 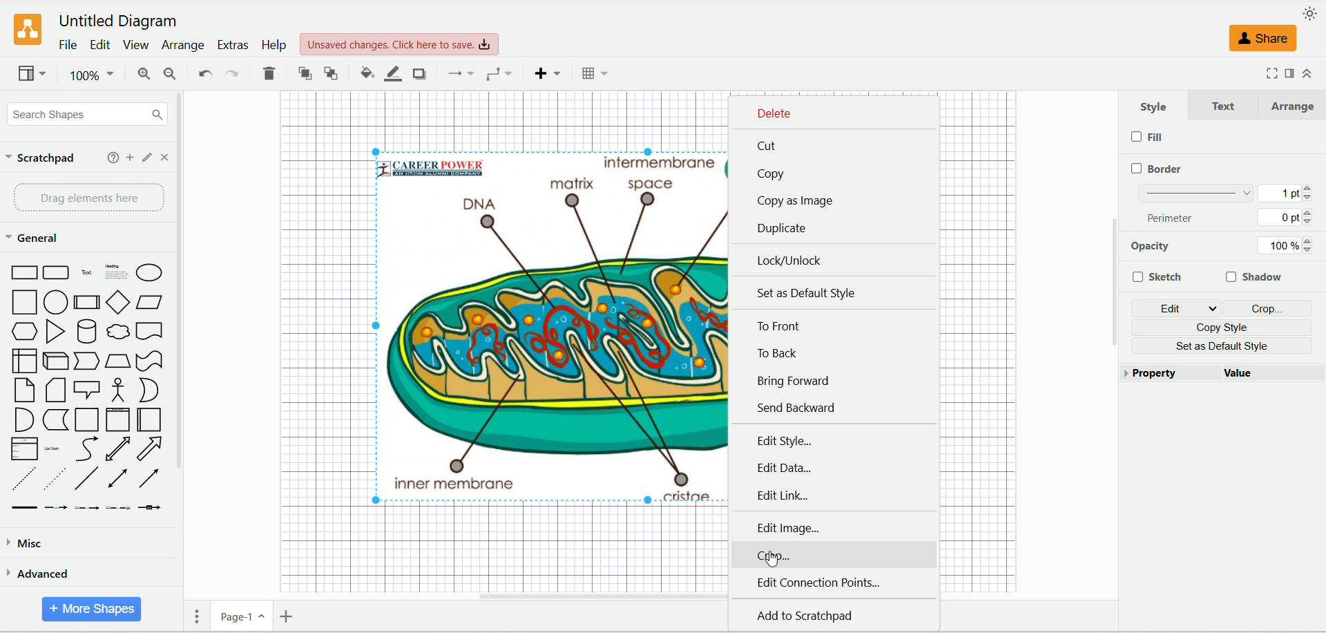 What do you see at coordinates (331, 74) in the screenshot?
I see `to back` at bounding box center [331, 74].